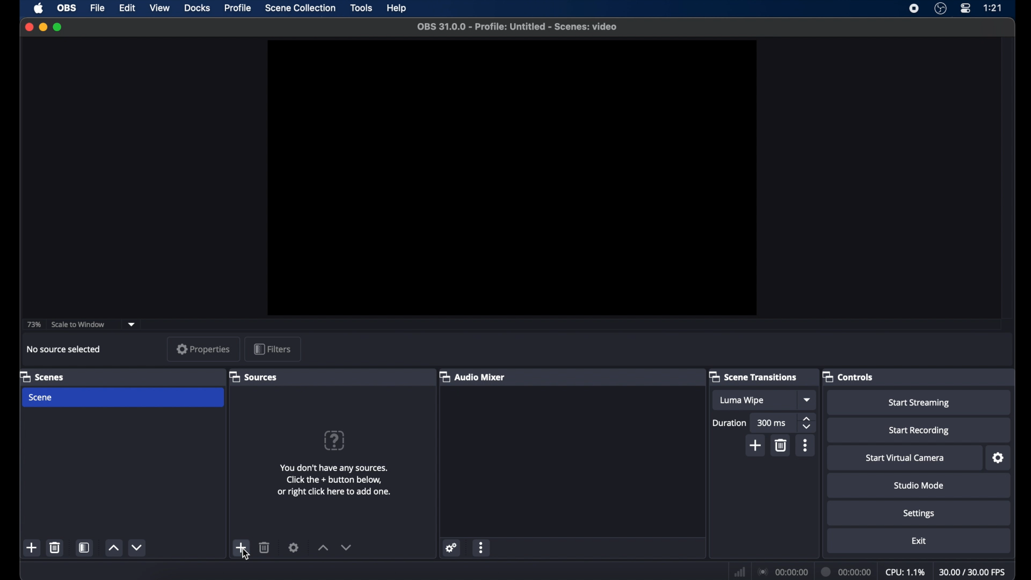 This screenshot has width=1031, height=580. Describe the element at coordinates (920, 430) in the screenshot. I see `start recording` at that location.